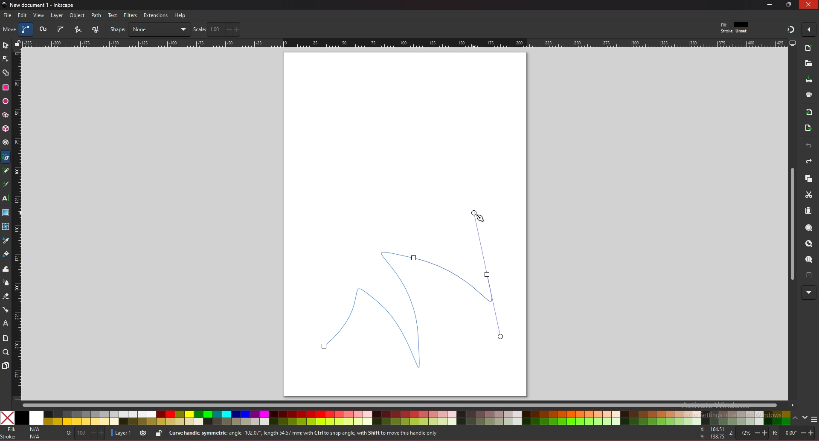 The image size is (819, 441). I want to click on rotate, so click(793, 433).